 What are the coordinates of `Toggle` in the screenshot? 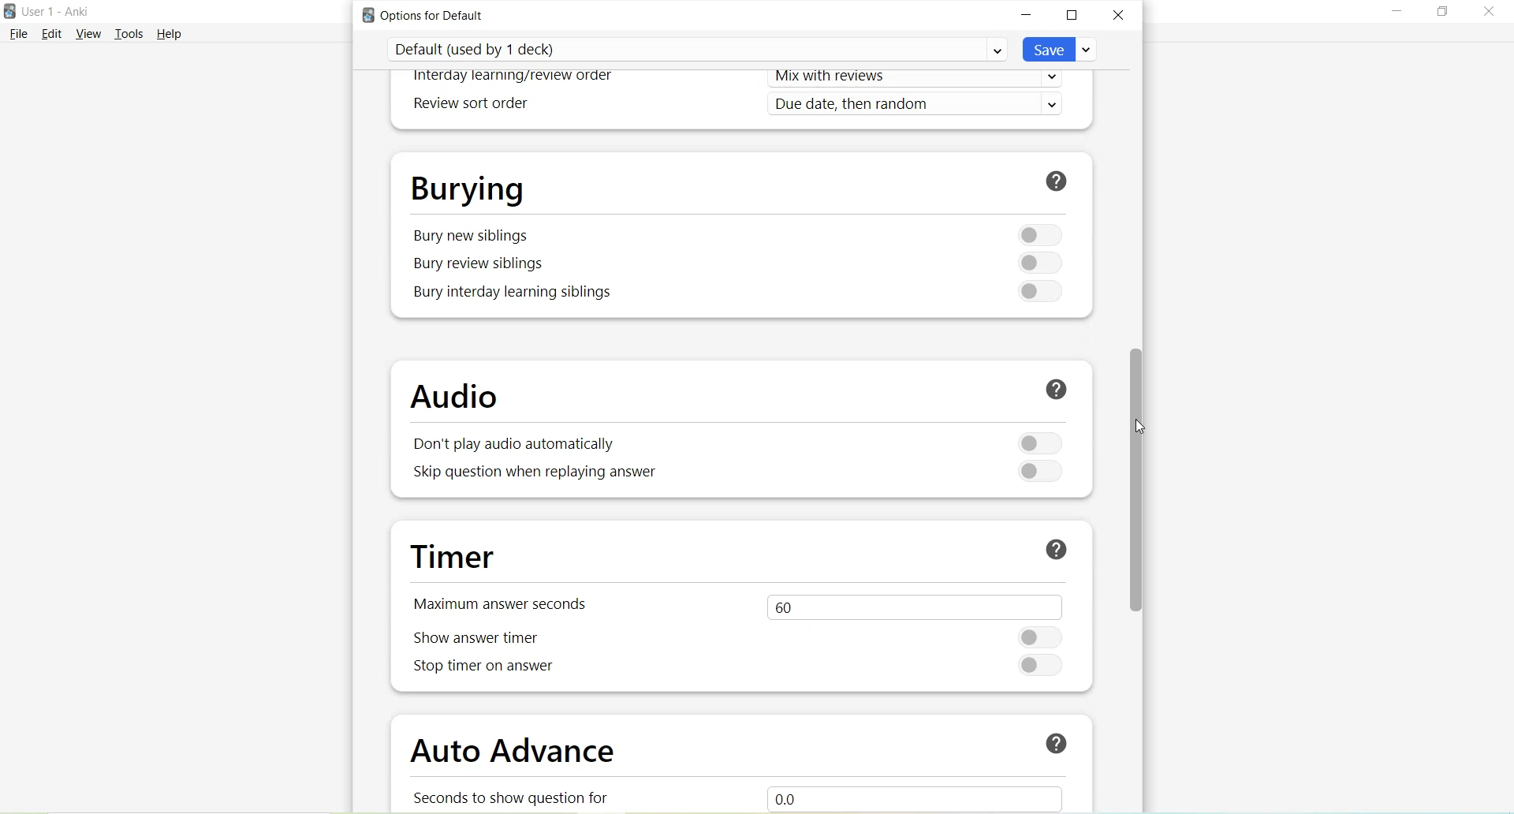 It's located at (1033, 291).